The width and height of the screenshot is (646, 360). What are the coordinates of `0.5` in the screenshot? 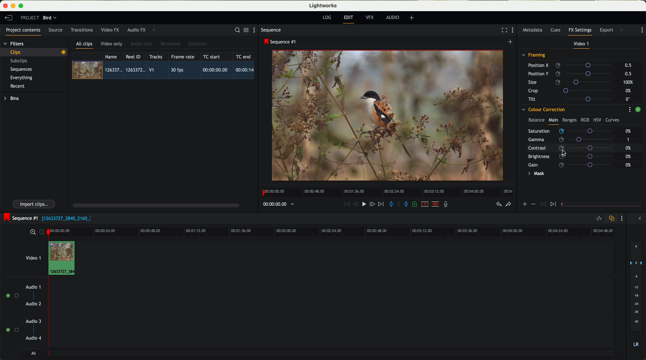 It's located at (628, 74).